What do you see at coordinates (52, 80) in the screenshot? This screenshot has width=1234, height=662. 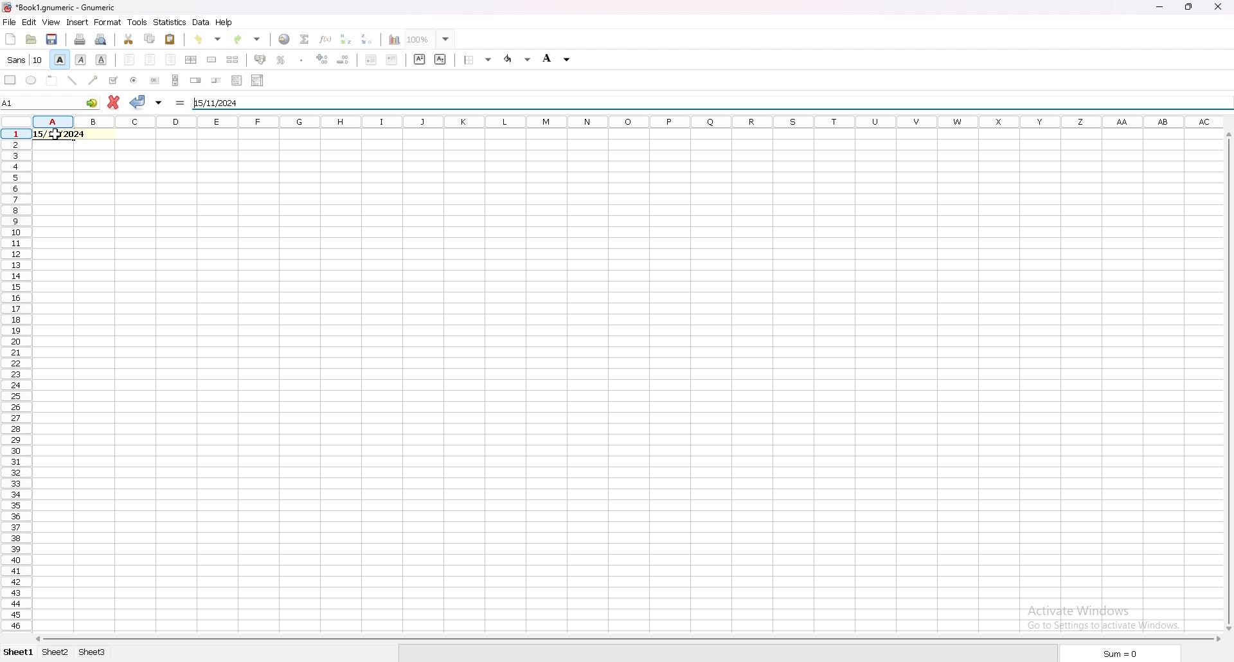 I see `frame` at bounding box center [52, 80].